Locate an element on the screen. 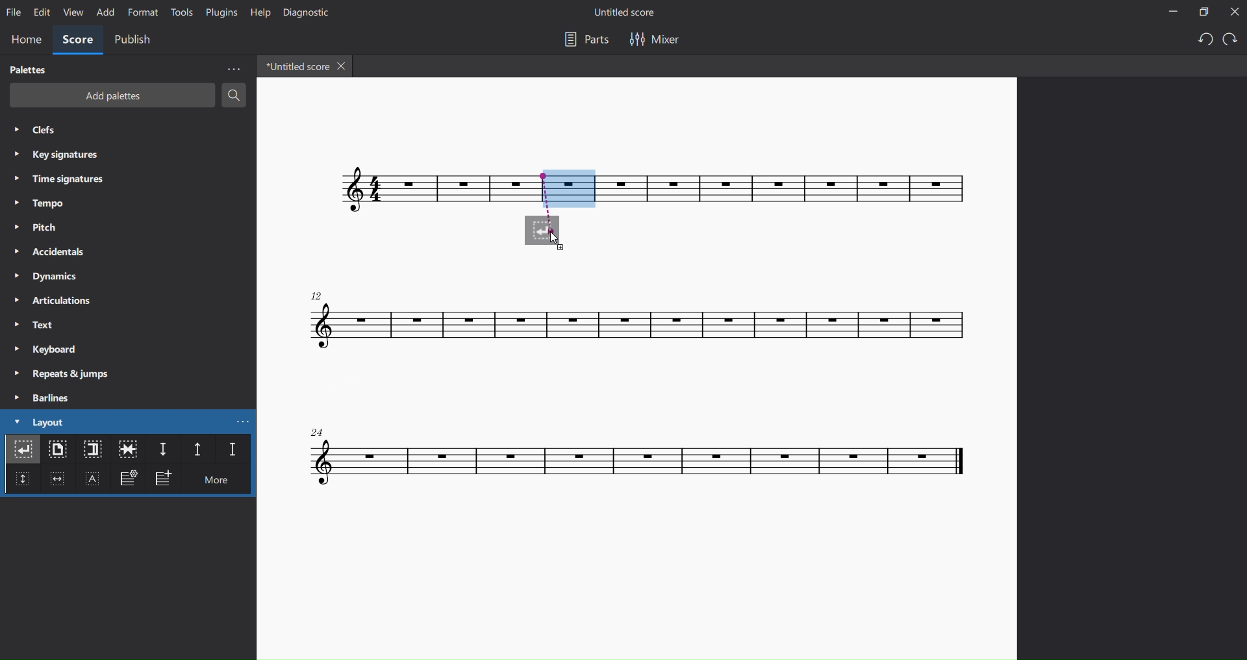  score is located at coordinates (796, 192).